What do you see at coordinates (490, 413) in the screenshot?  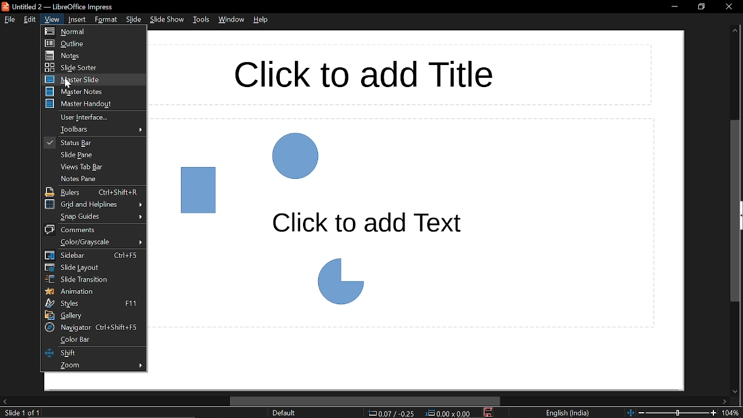 I see `Save` at bounding box center [490, 413].